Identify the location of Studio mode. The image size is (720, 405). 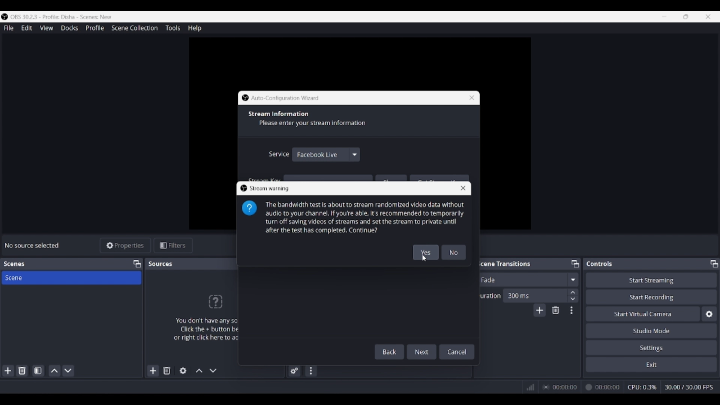
(651, 330).